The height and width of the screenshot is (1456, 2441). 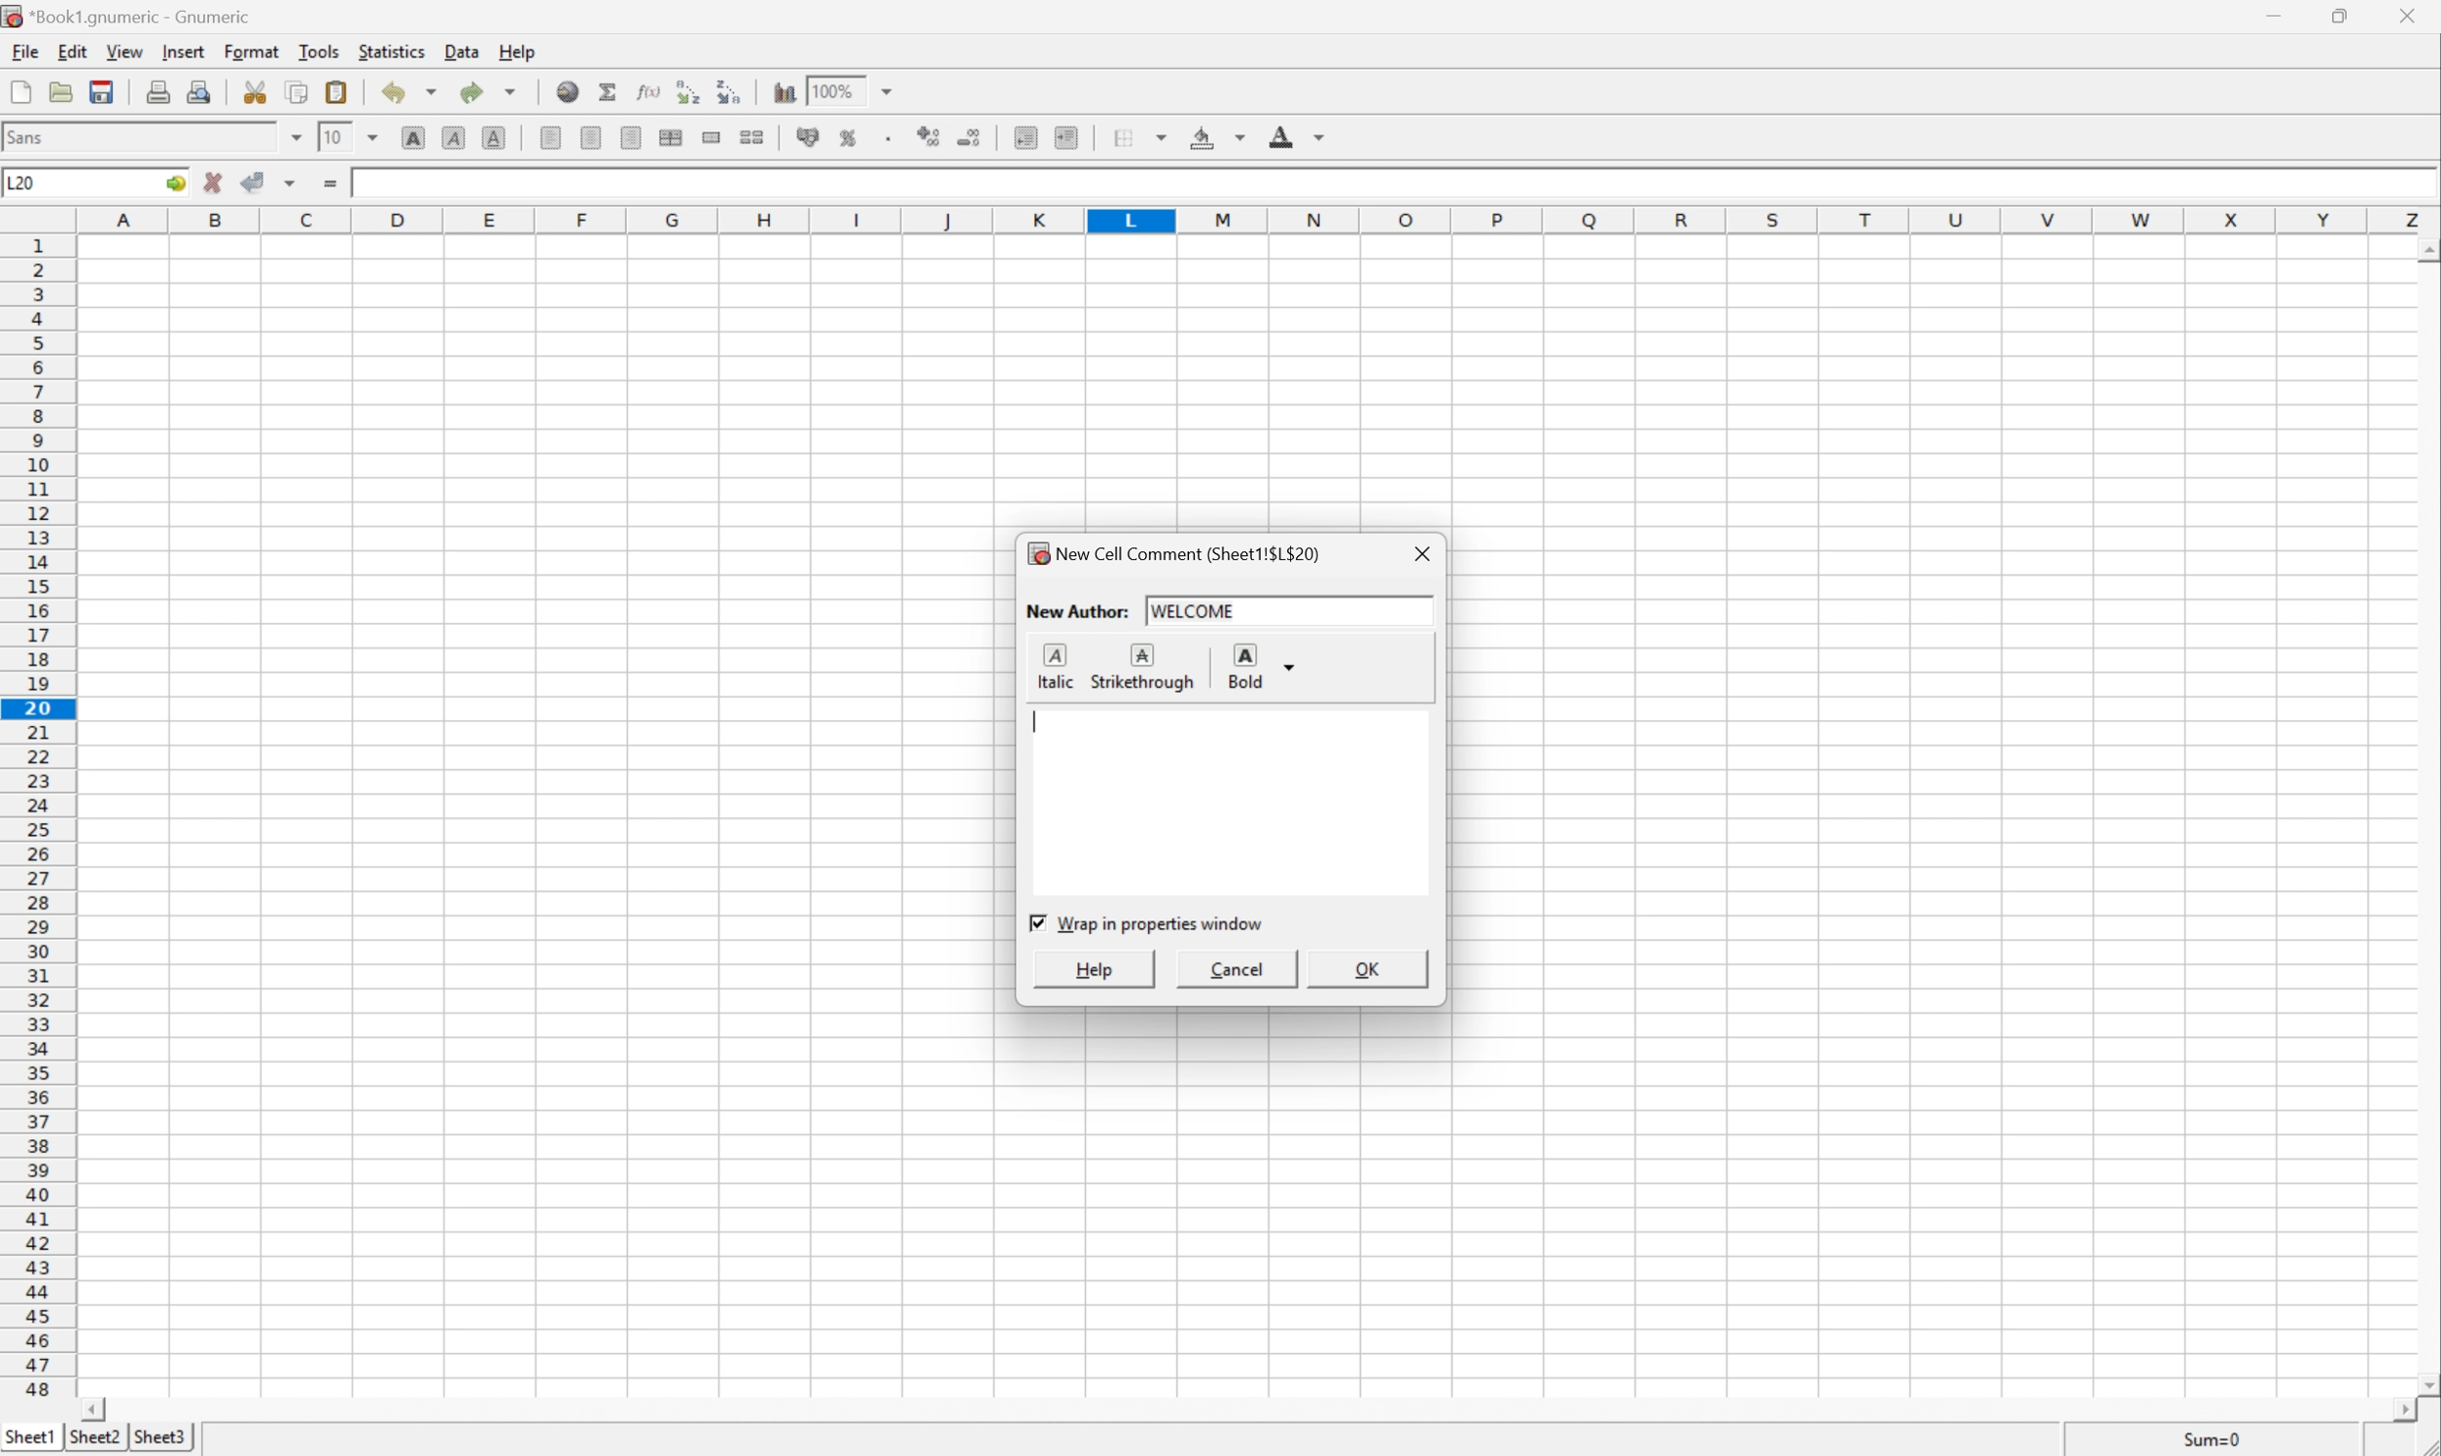 I want to click on Redo, so click(x=492, y=91).